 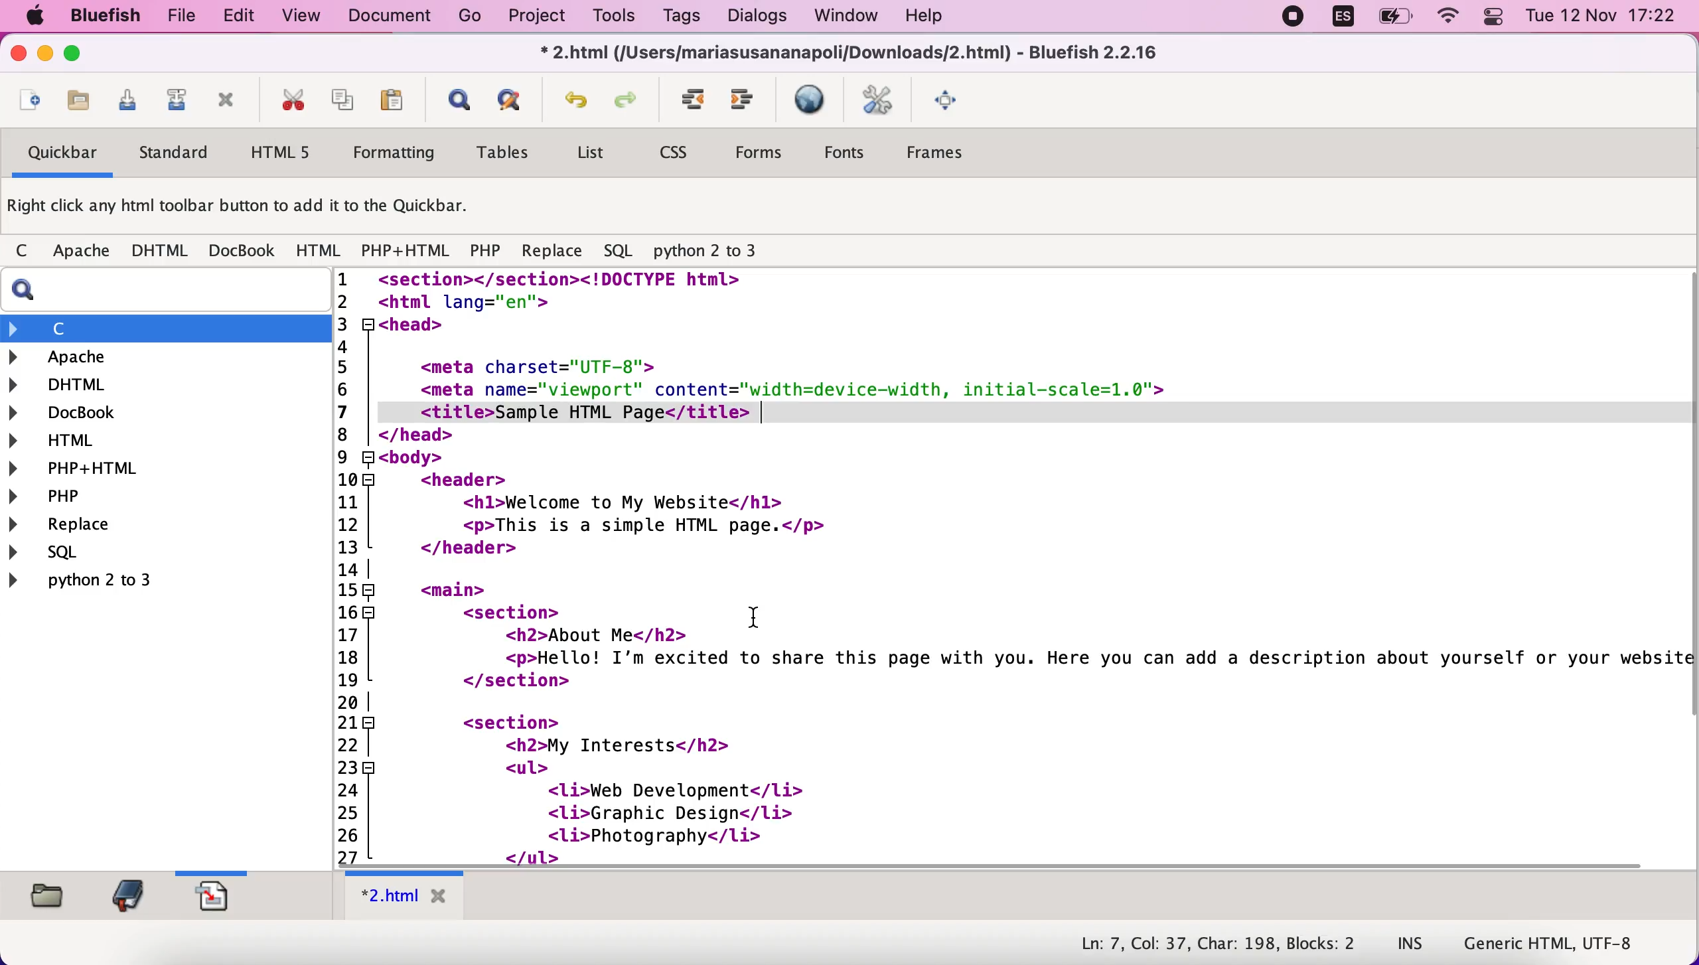 I want to click on dhtml, so click(x=162, y=386).